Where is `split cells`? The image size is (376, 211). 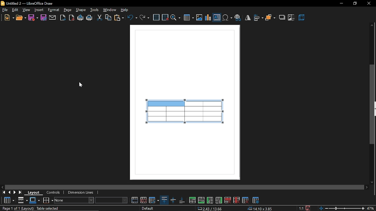 split cells is located at coordinates (144, 200).